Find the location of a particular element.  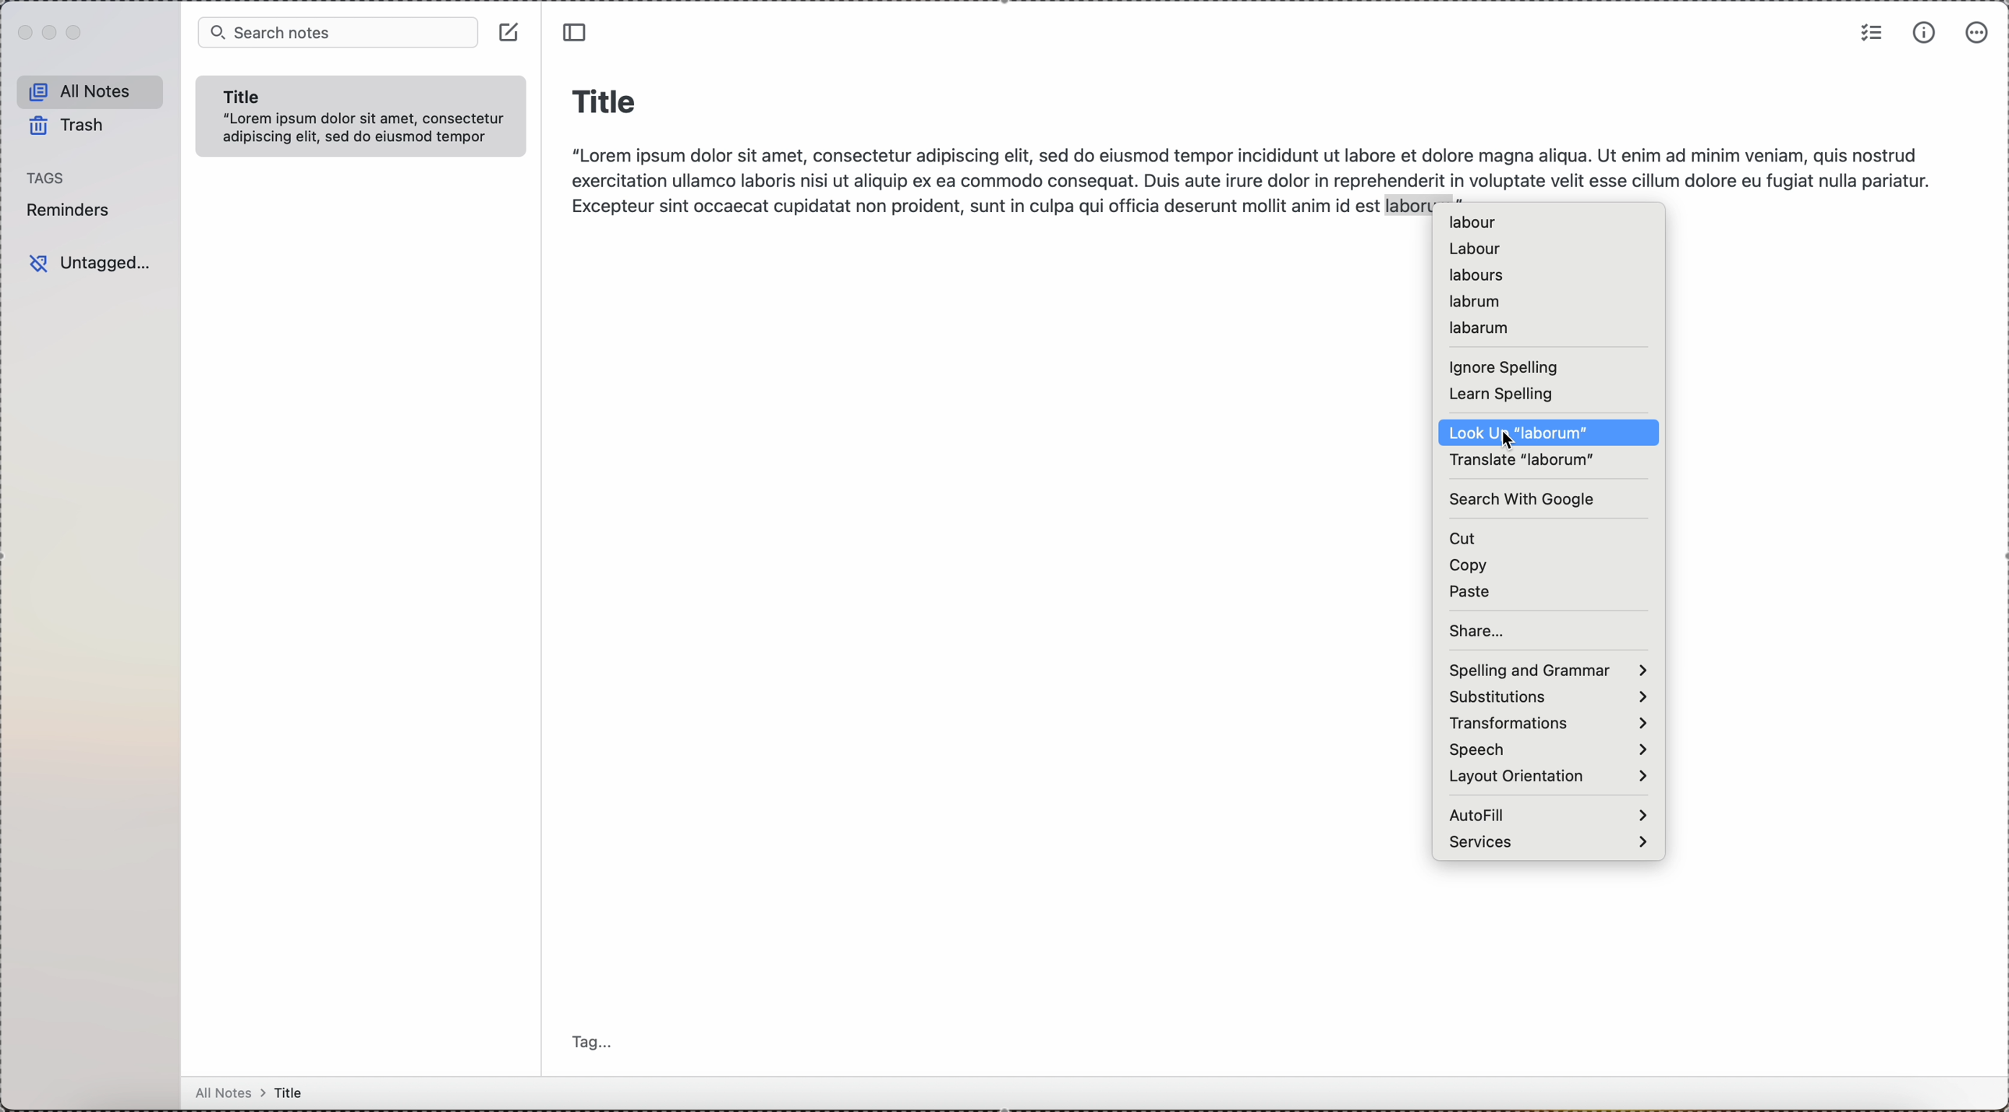

tag is located at coordinates (595, 1040).